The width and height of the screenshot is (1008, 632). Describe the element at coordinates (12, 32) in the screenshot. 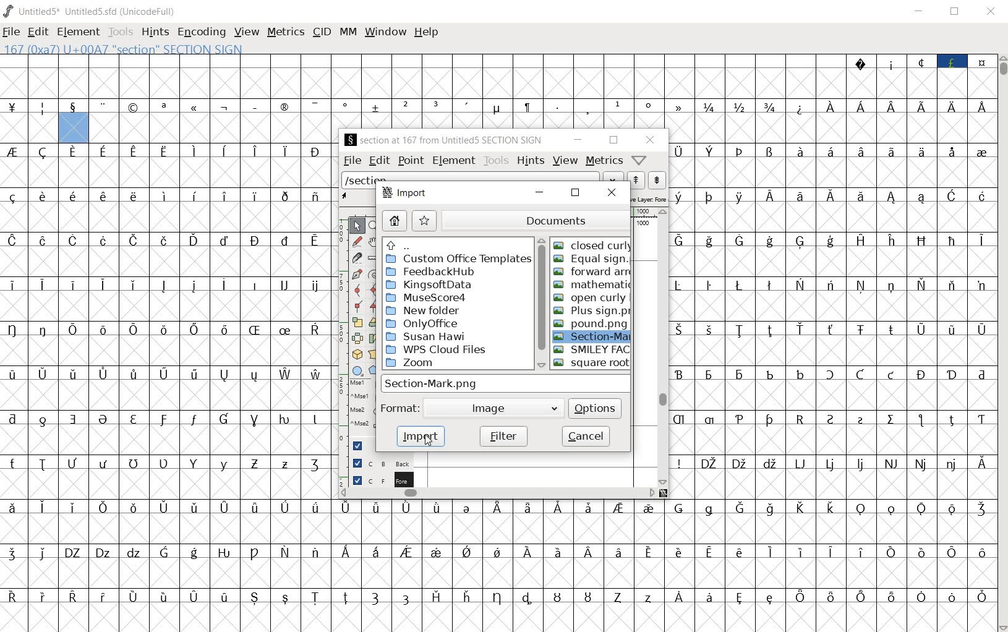

I see `FILE` at that location.